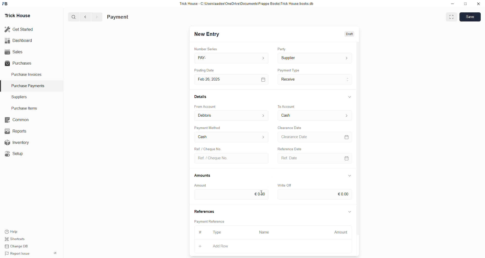  What do you see at coordinates (231, 57) in the screenshot?
I see `PAY-` at bounding box center [231, 57].